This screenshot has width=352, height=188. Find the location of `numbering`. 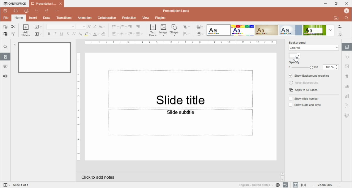

numbering is located at coordinates (123, 27).